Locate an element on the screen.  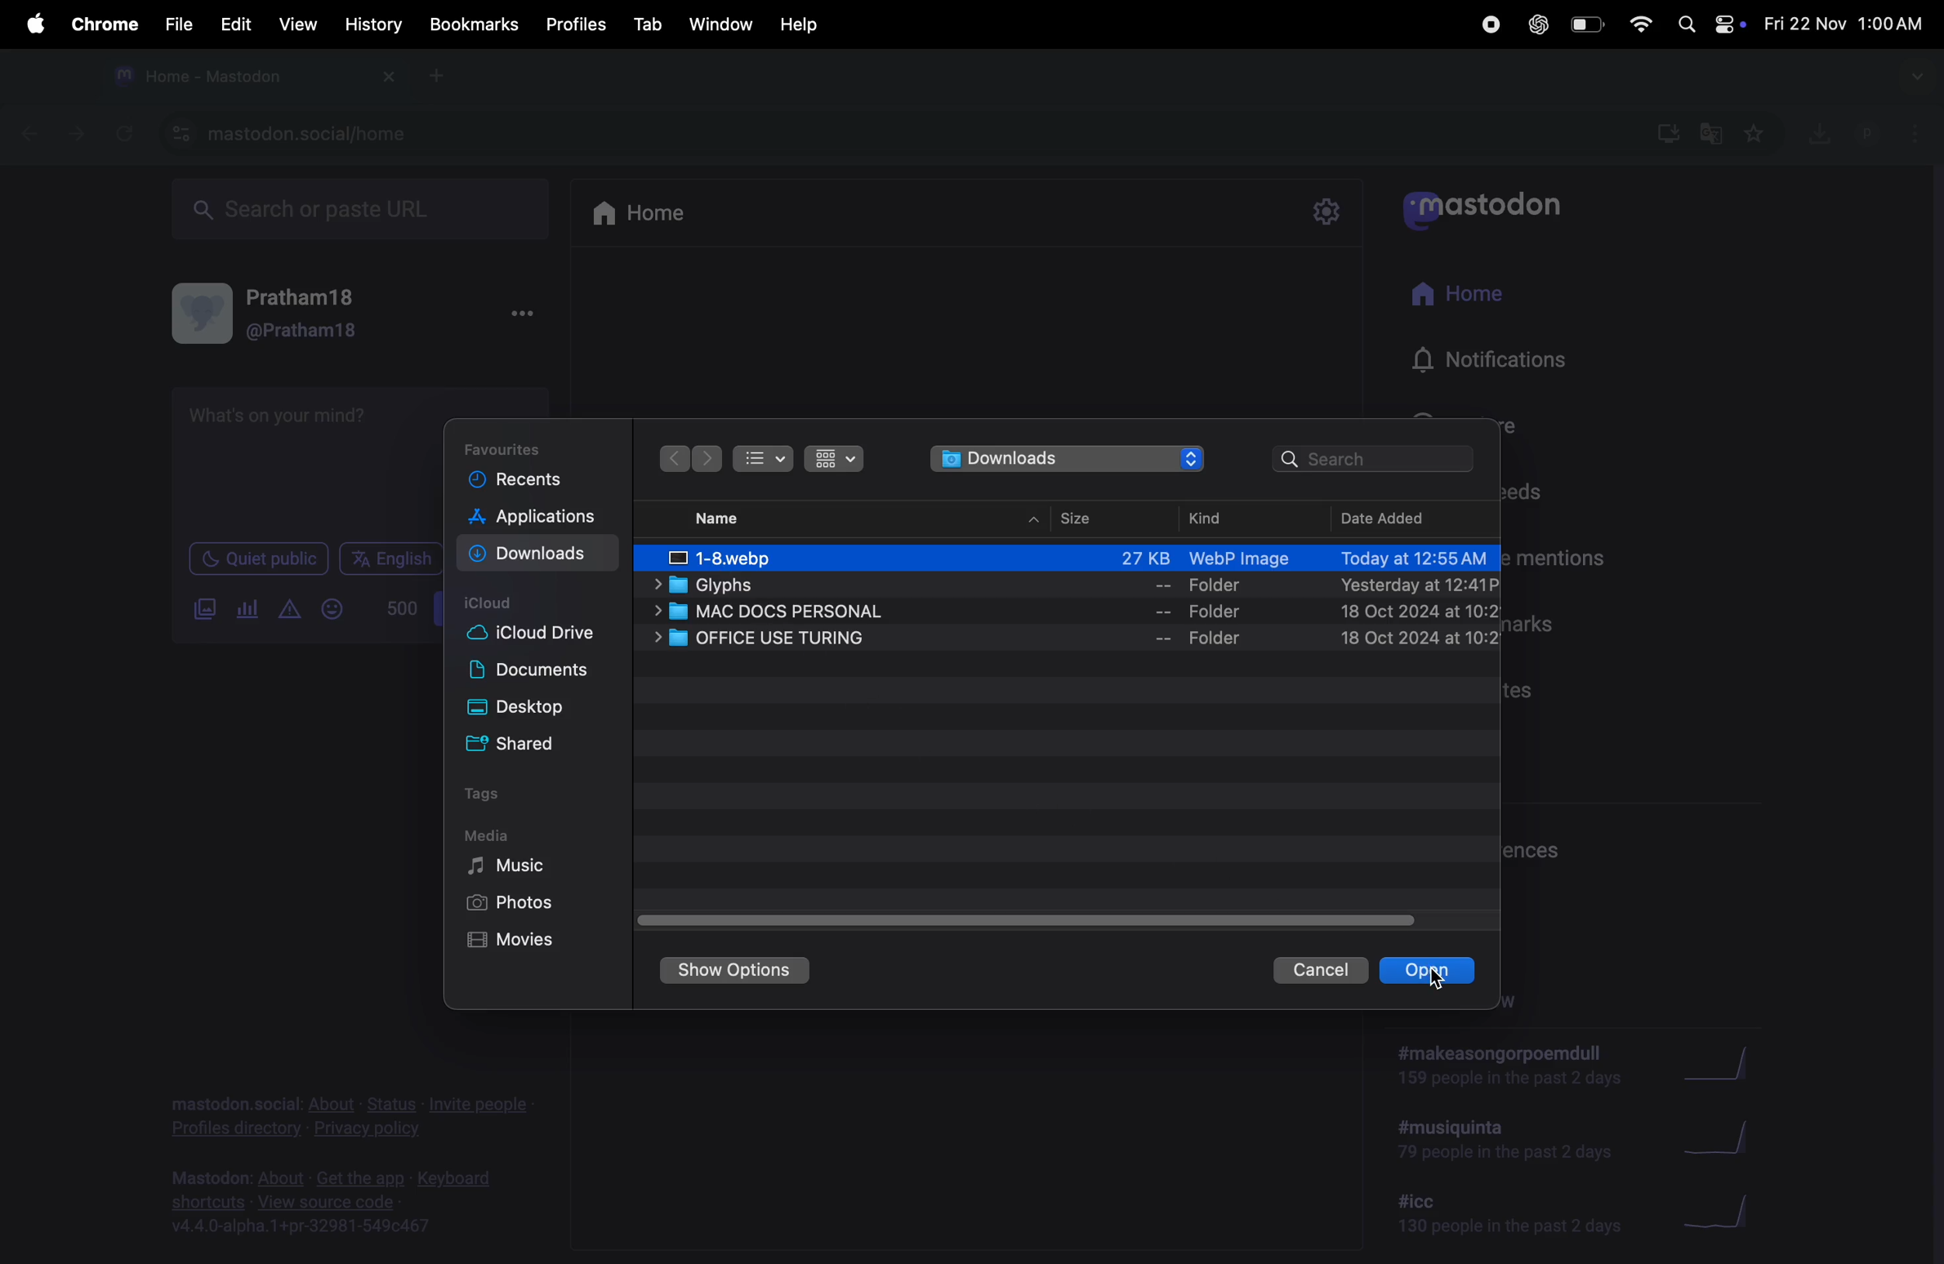
about is located at coordinates (333, 1105).